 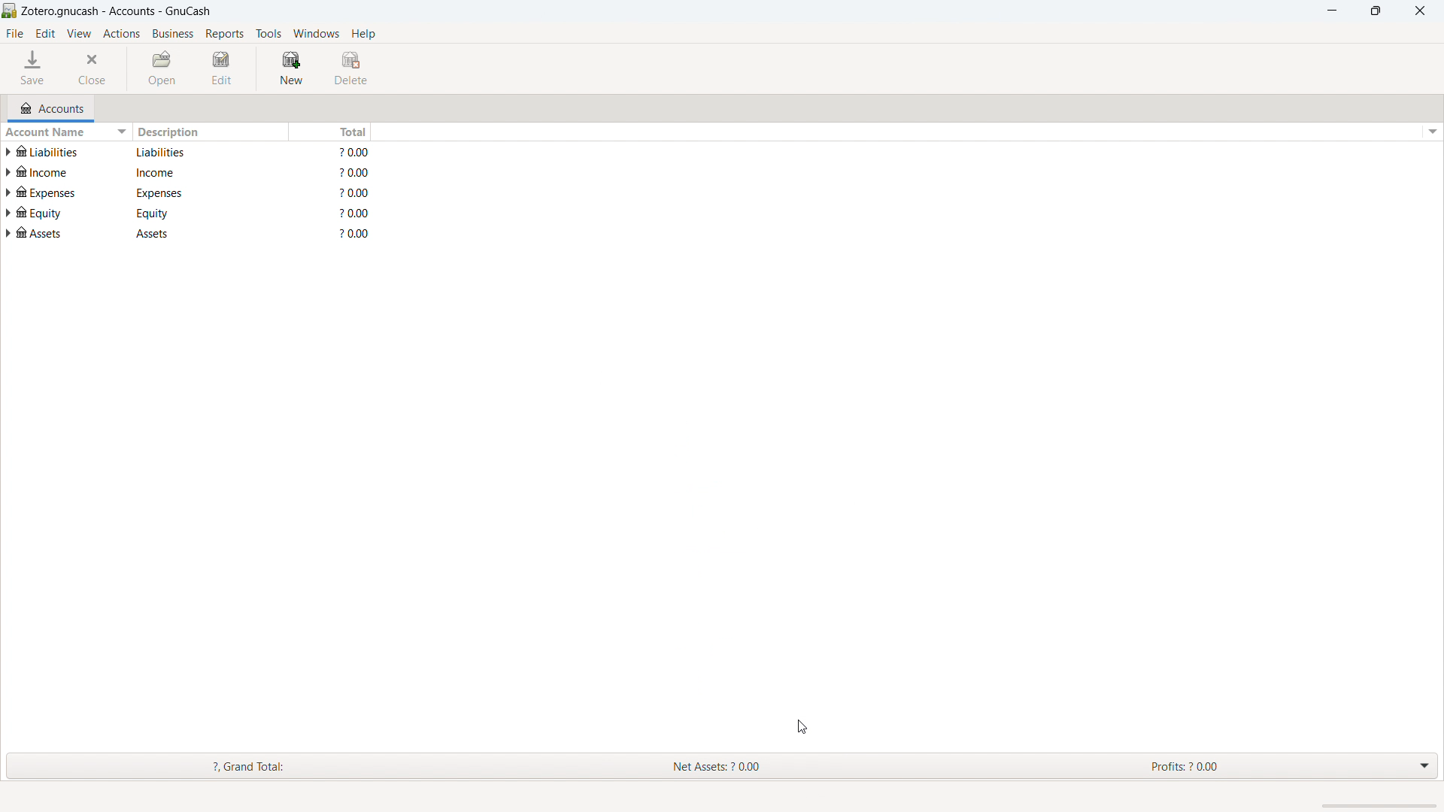 I want to click on description, so click(x=171, y=177).